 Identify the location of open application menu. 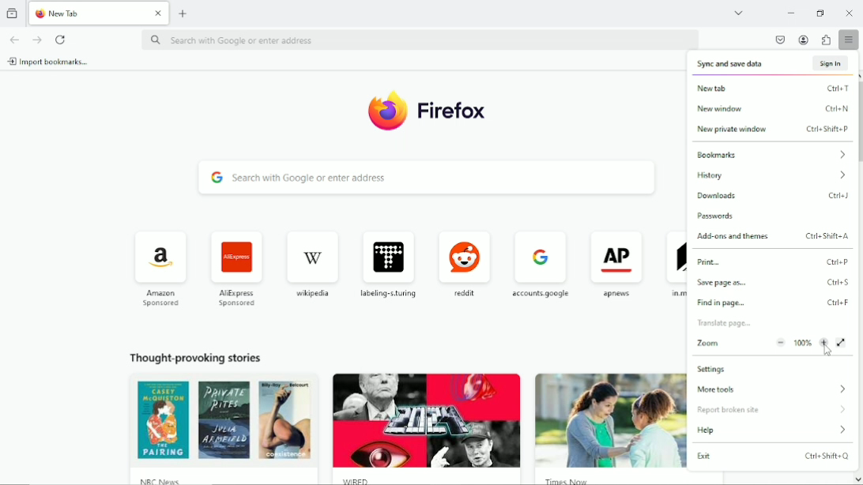
(850, 40).